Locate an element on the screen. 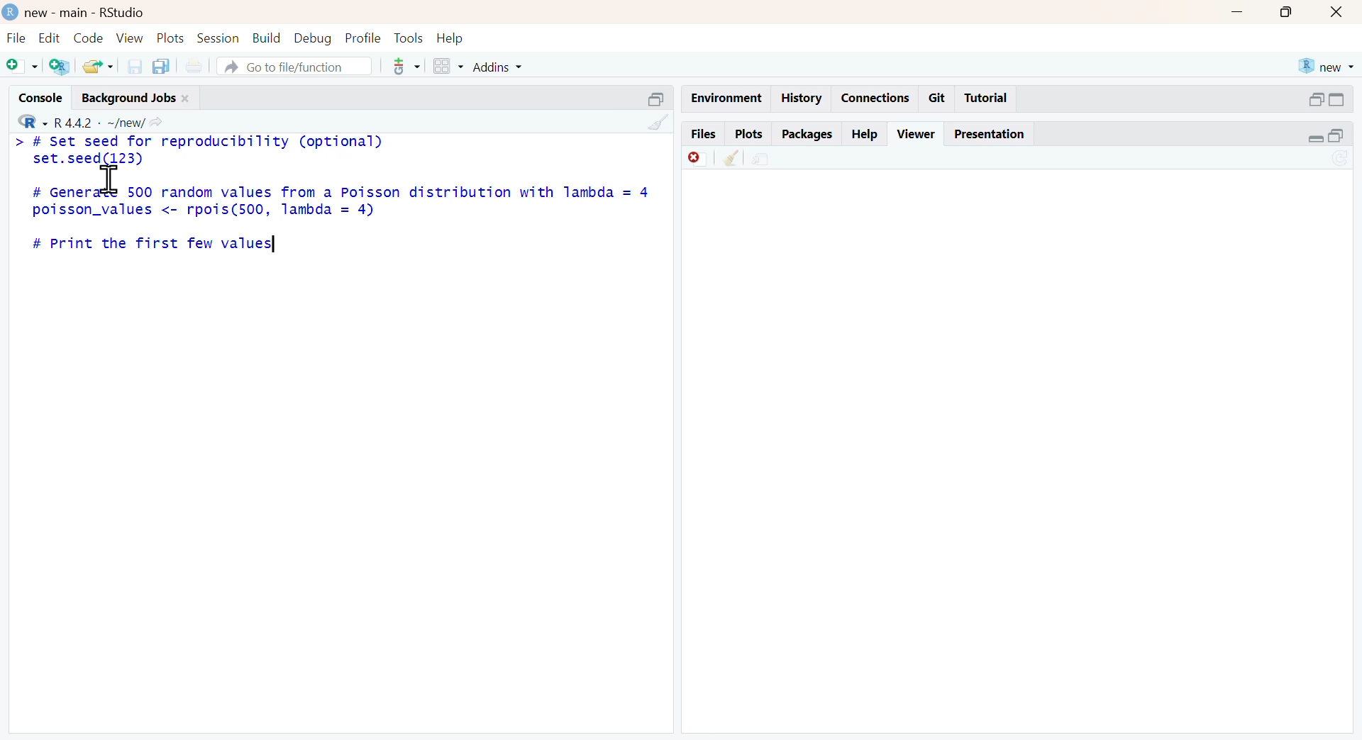  expand/collapse is located at coordinates (1338, 101).